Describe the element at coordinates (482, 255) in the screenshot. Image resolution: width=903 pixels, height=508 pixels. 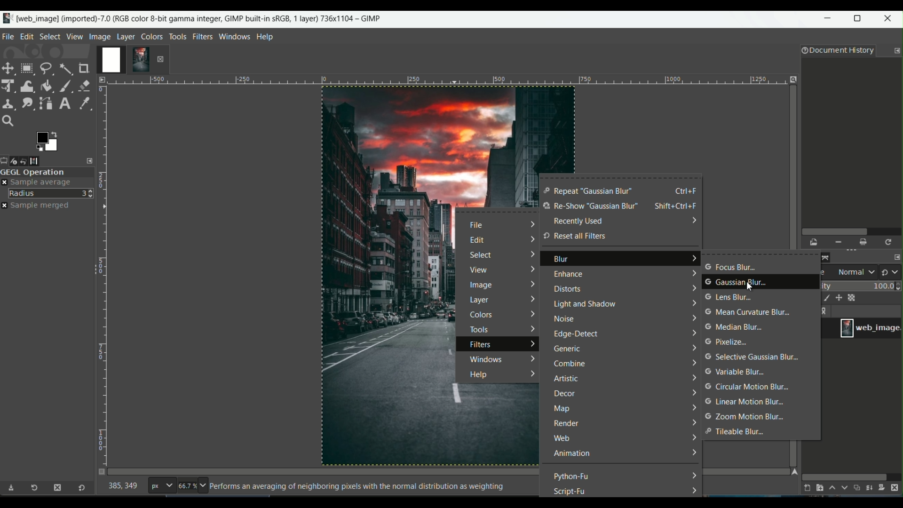
I see `select` at that location.